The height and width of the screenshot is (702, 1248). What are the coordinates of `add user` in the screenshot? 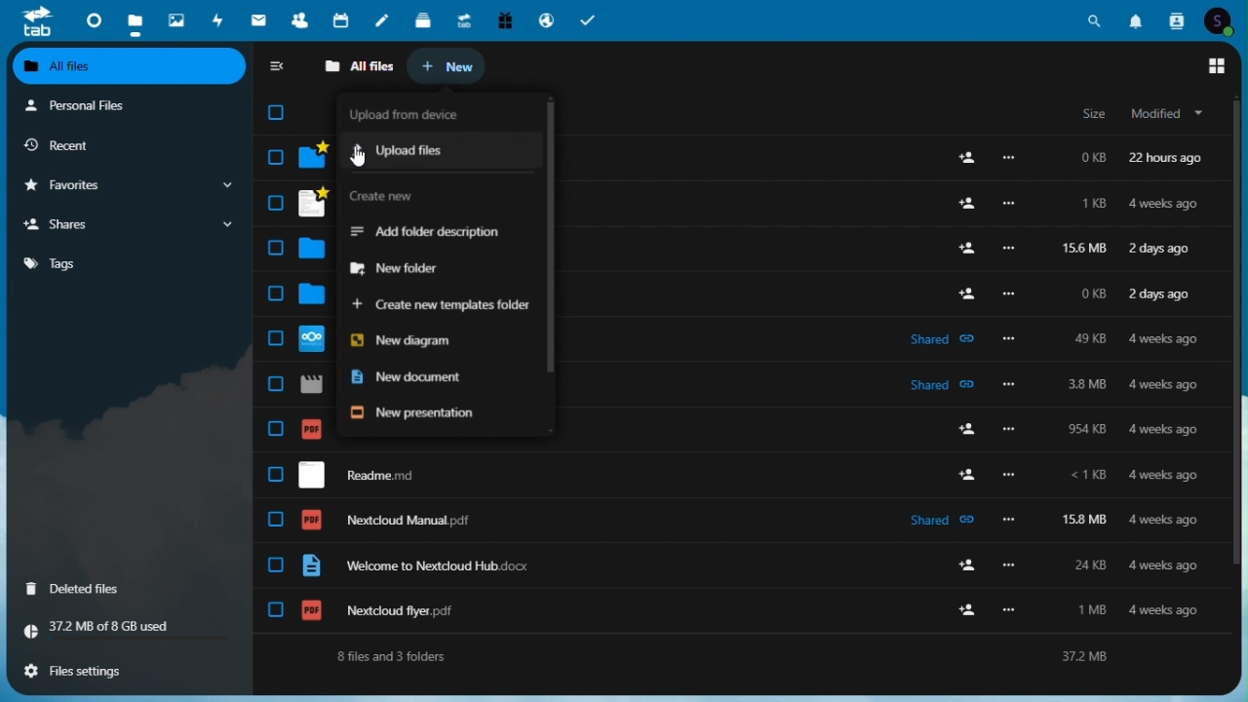 It's located at (963, 248).